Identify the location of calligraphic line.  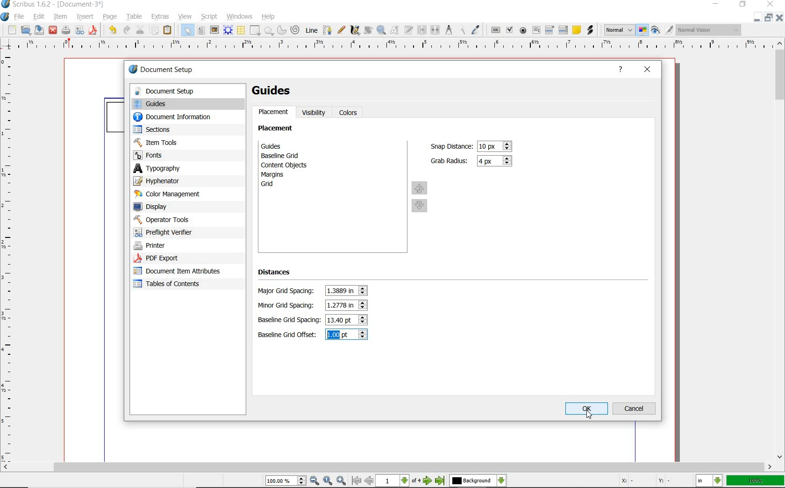
(356, 30).